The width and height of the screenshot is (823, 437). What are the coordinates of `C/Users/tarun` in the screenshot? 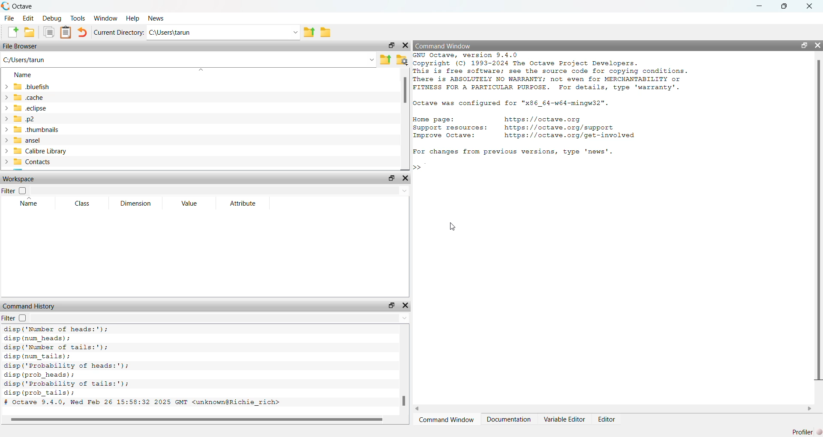 It's located at (27, 60).